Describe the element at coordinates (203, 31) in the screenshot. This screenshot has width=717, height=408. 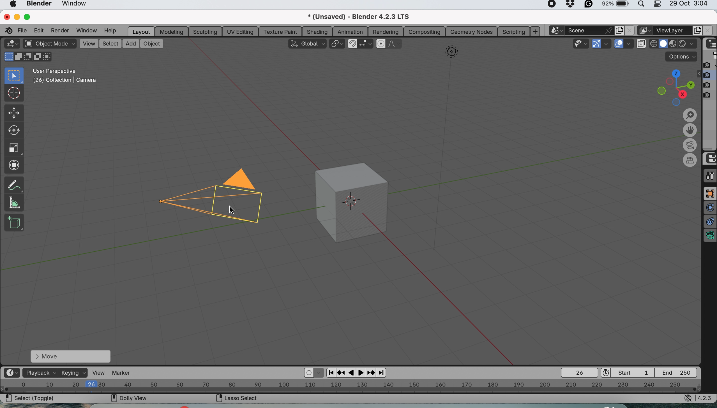
I see `sculpting` at that location.